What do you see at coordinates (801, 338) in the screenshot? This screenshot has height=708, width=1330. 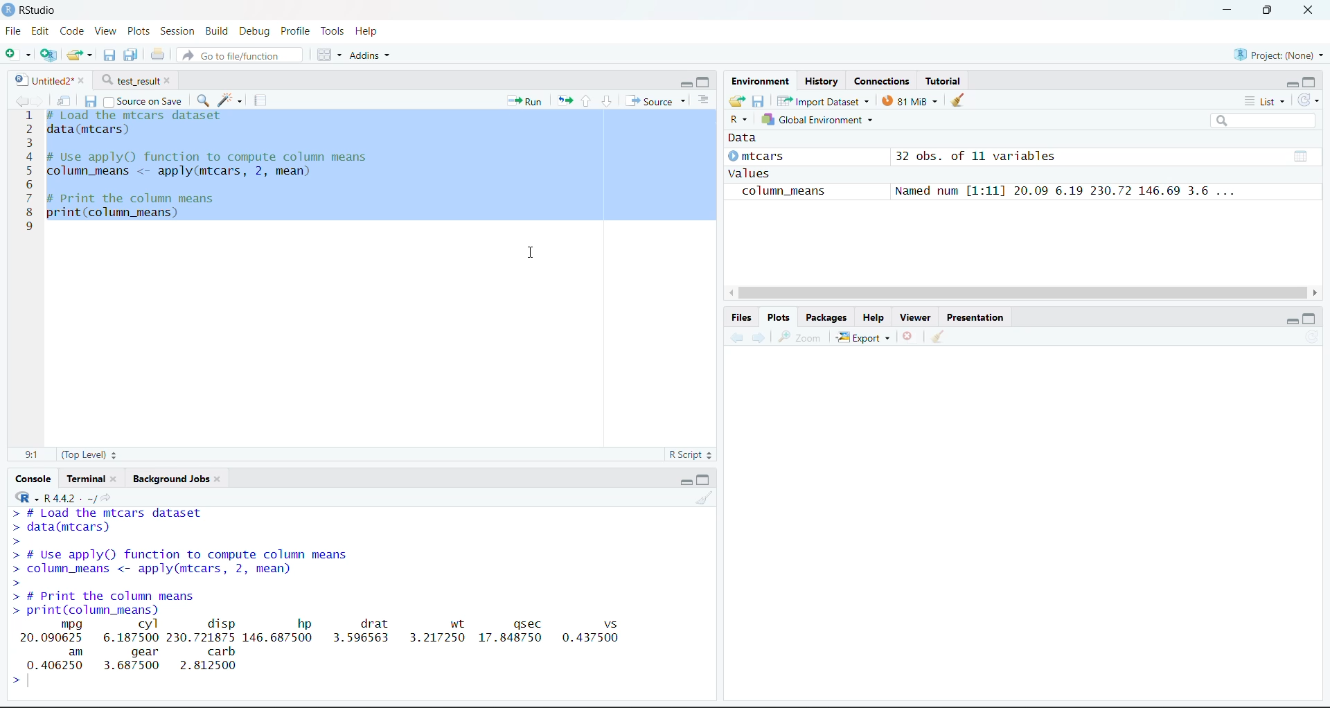 I see `Zoom` at bounding box center [801, 338].